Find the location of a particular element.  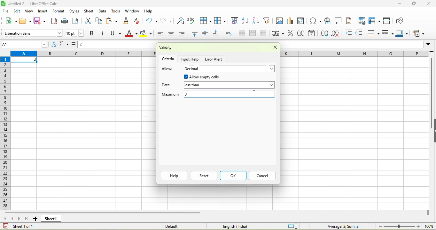

print preview is located at coordinates (76, 21).